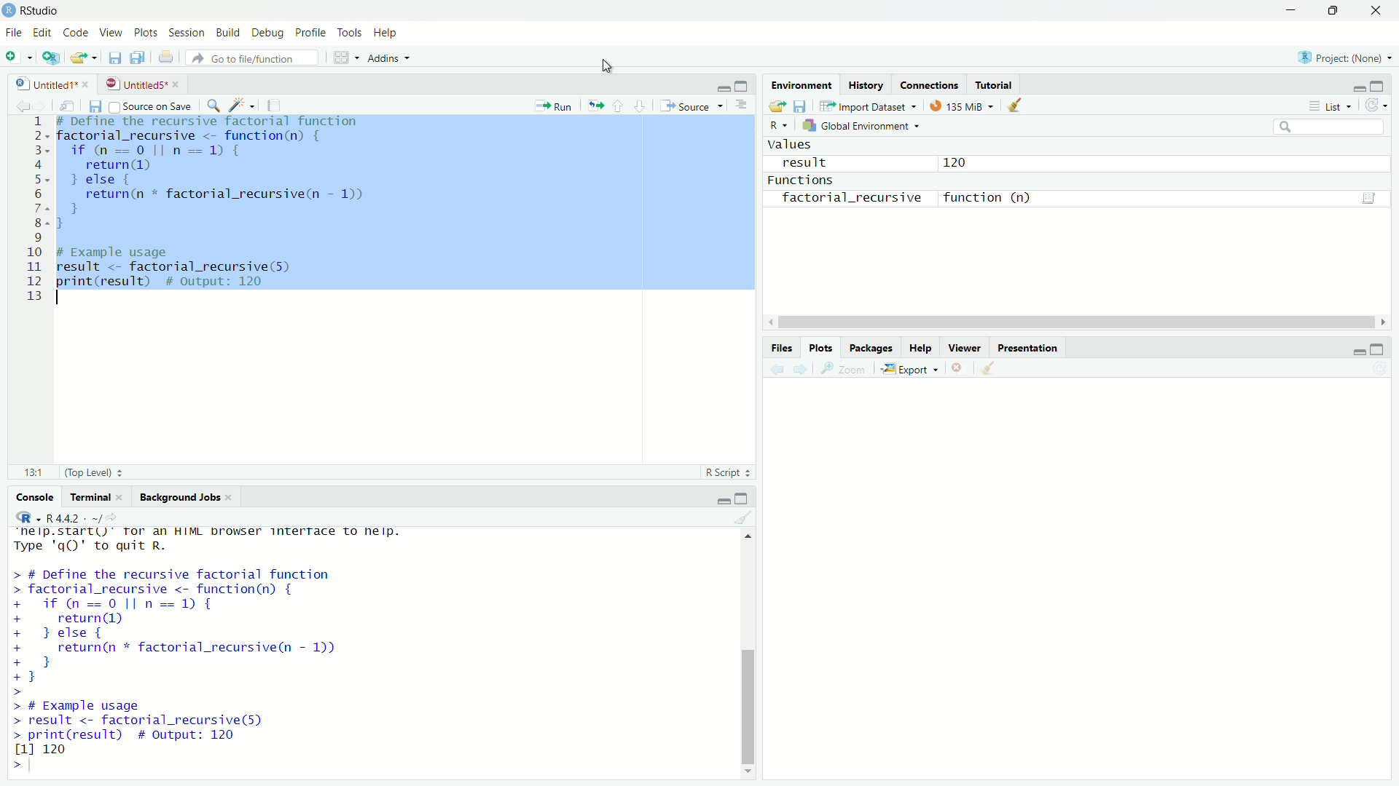 The height and width of the screenshot is (786, 1399). What do you see at coordinates (726, 472) in the screenshot?
I see `R Script` at bounding box center [726, 472].